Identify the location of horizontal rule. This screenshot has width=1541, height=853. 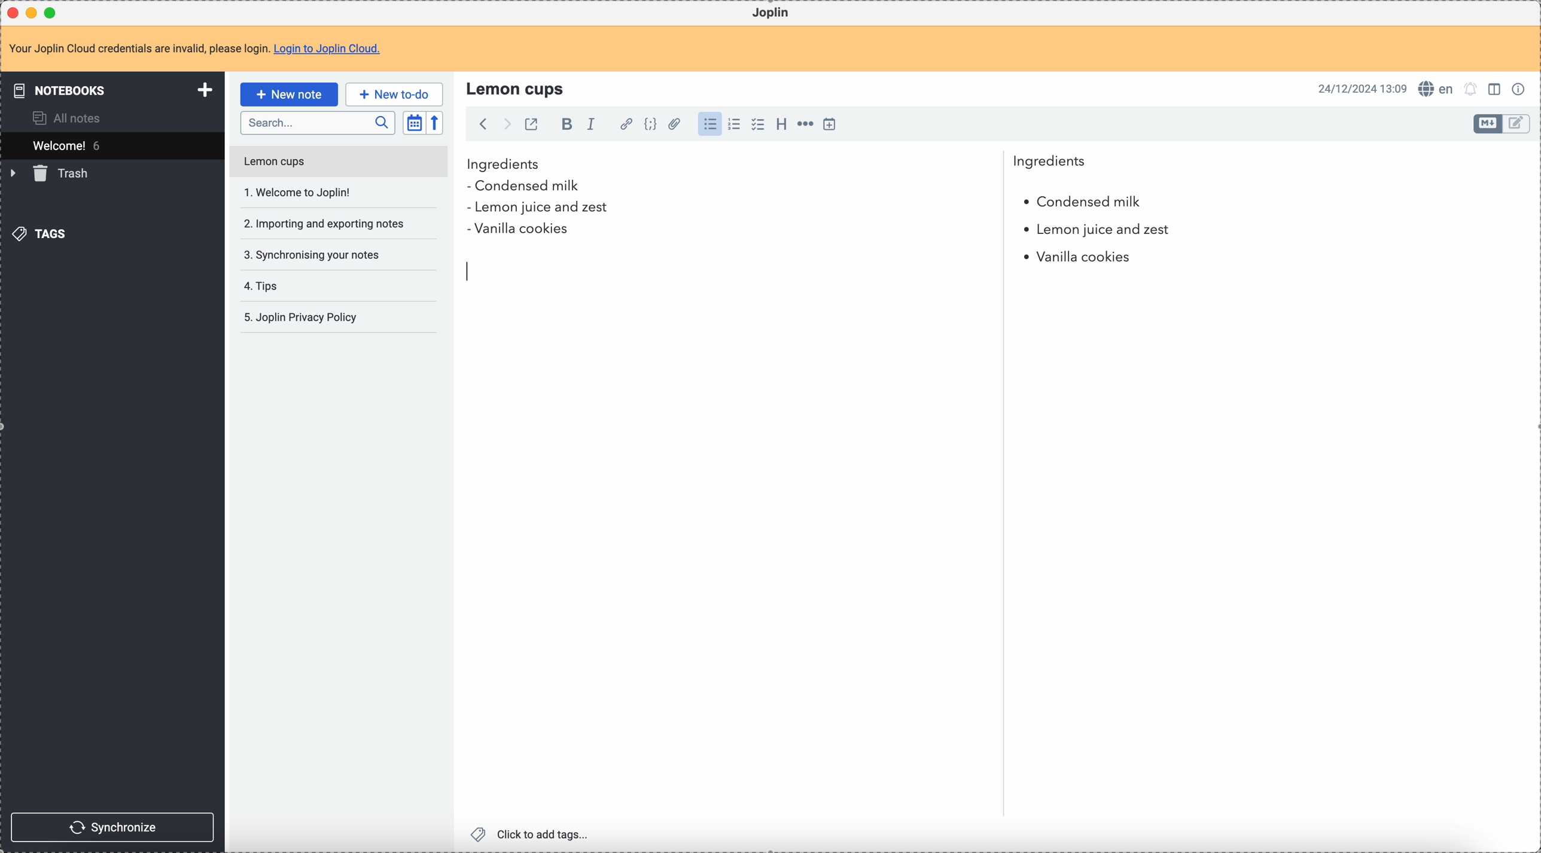
(803, 126).